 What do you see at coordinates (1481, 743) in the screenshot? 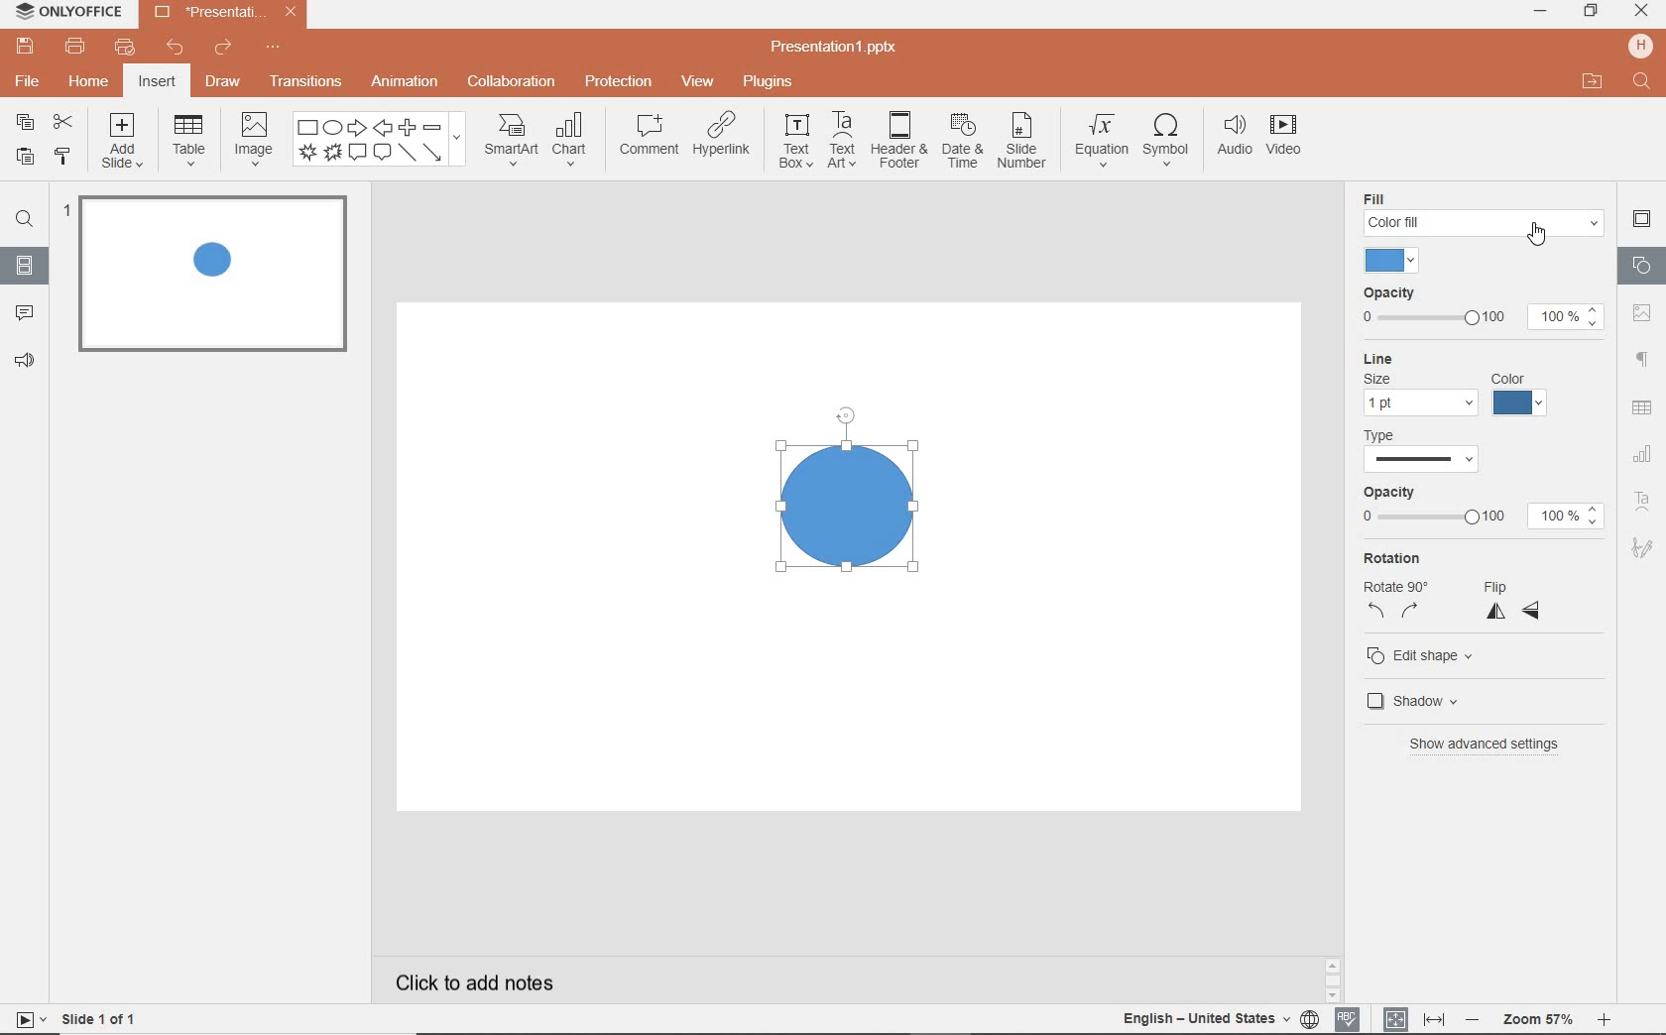
I see `show advanced settings` at bounding box center [1481, 743].